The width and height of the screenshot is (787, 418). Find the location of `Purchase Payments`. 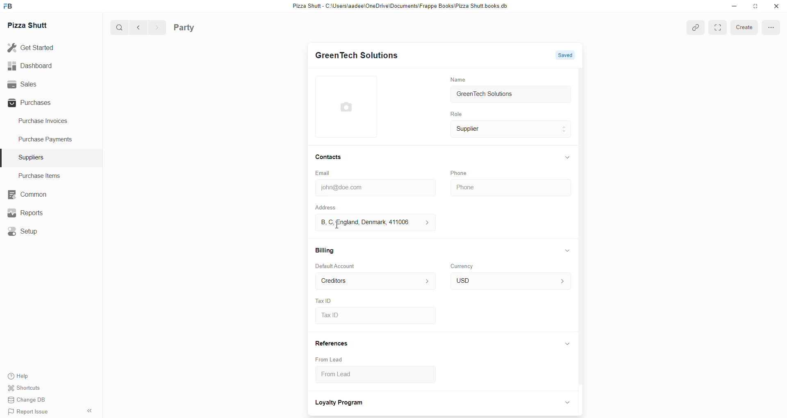

Purchase Payments is located at coordinates (46, 141).